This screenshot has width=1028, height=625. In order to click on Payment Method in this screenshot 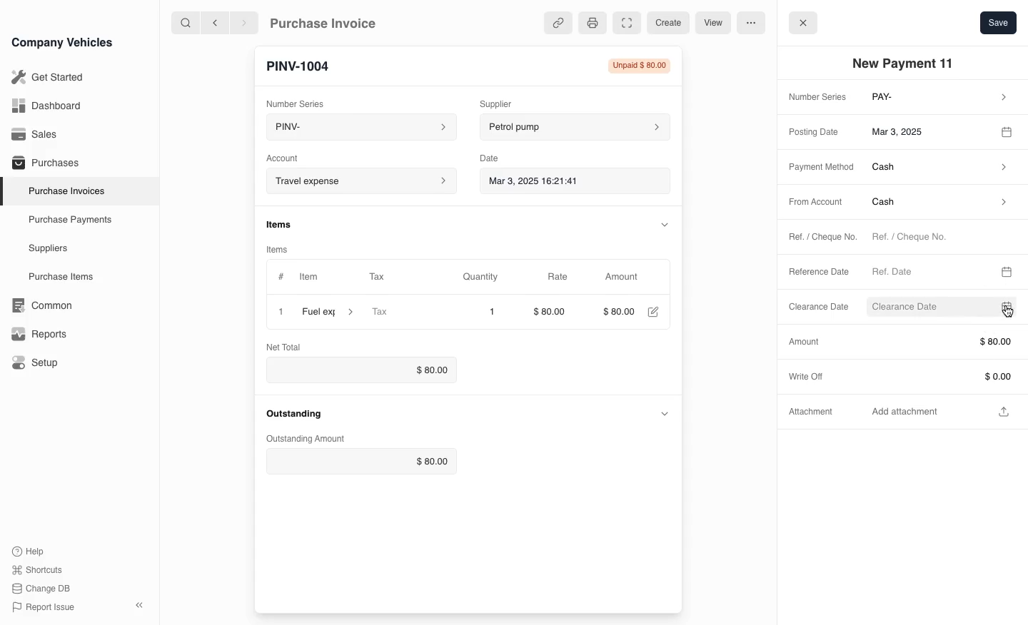, I will do `click(817, 168)`.